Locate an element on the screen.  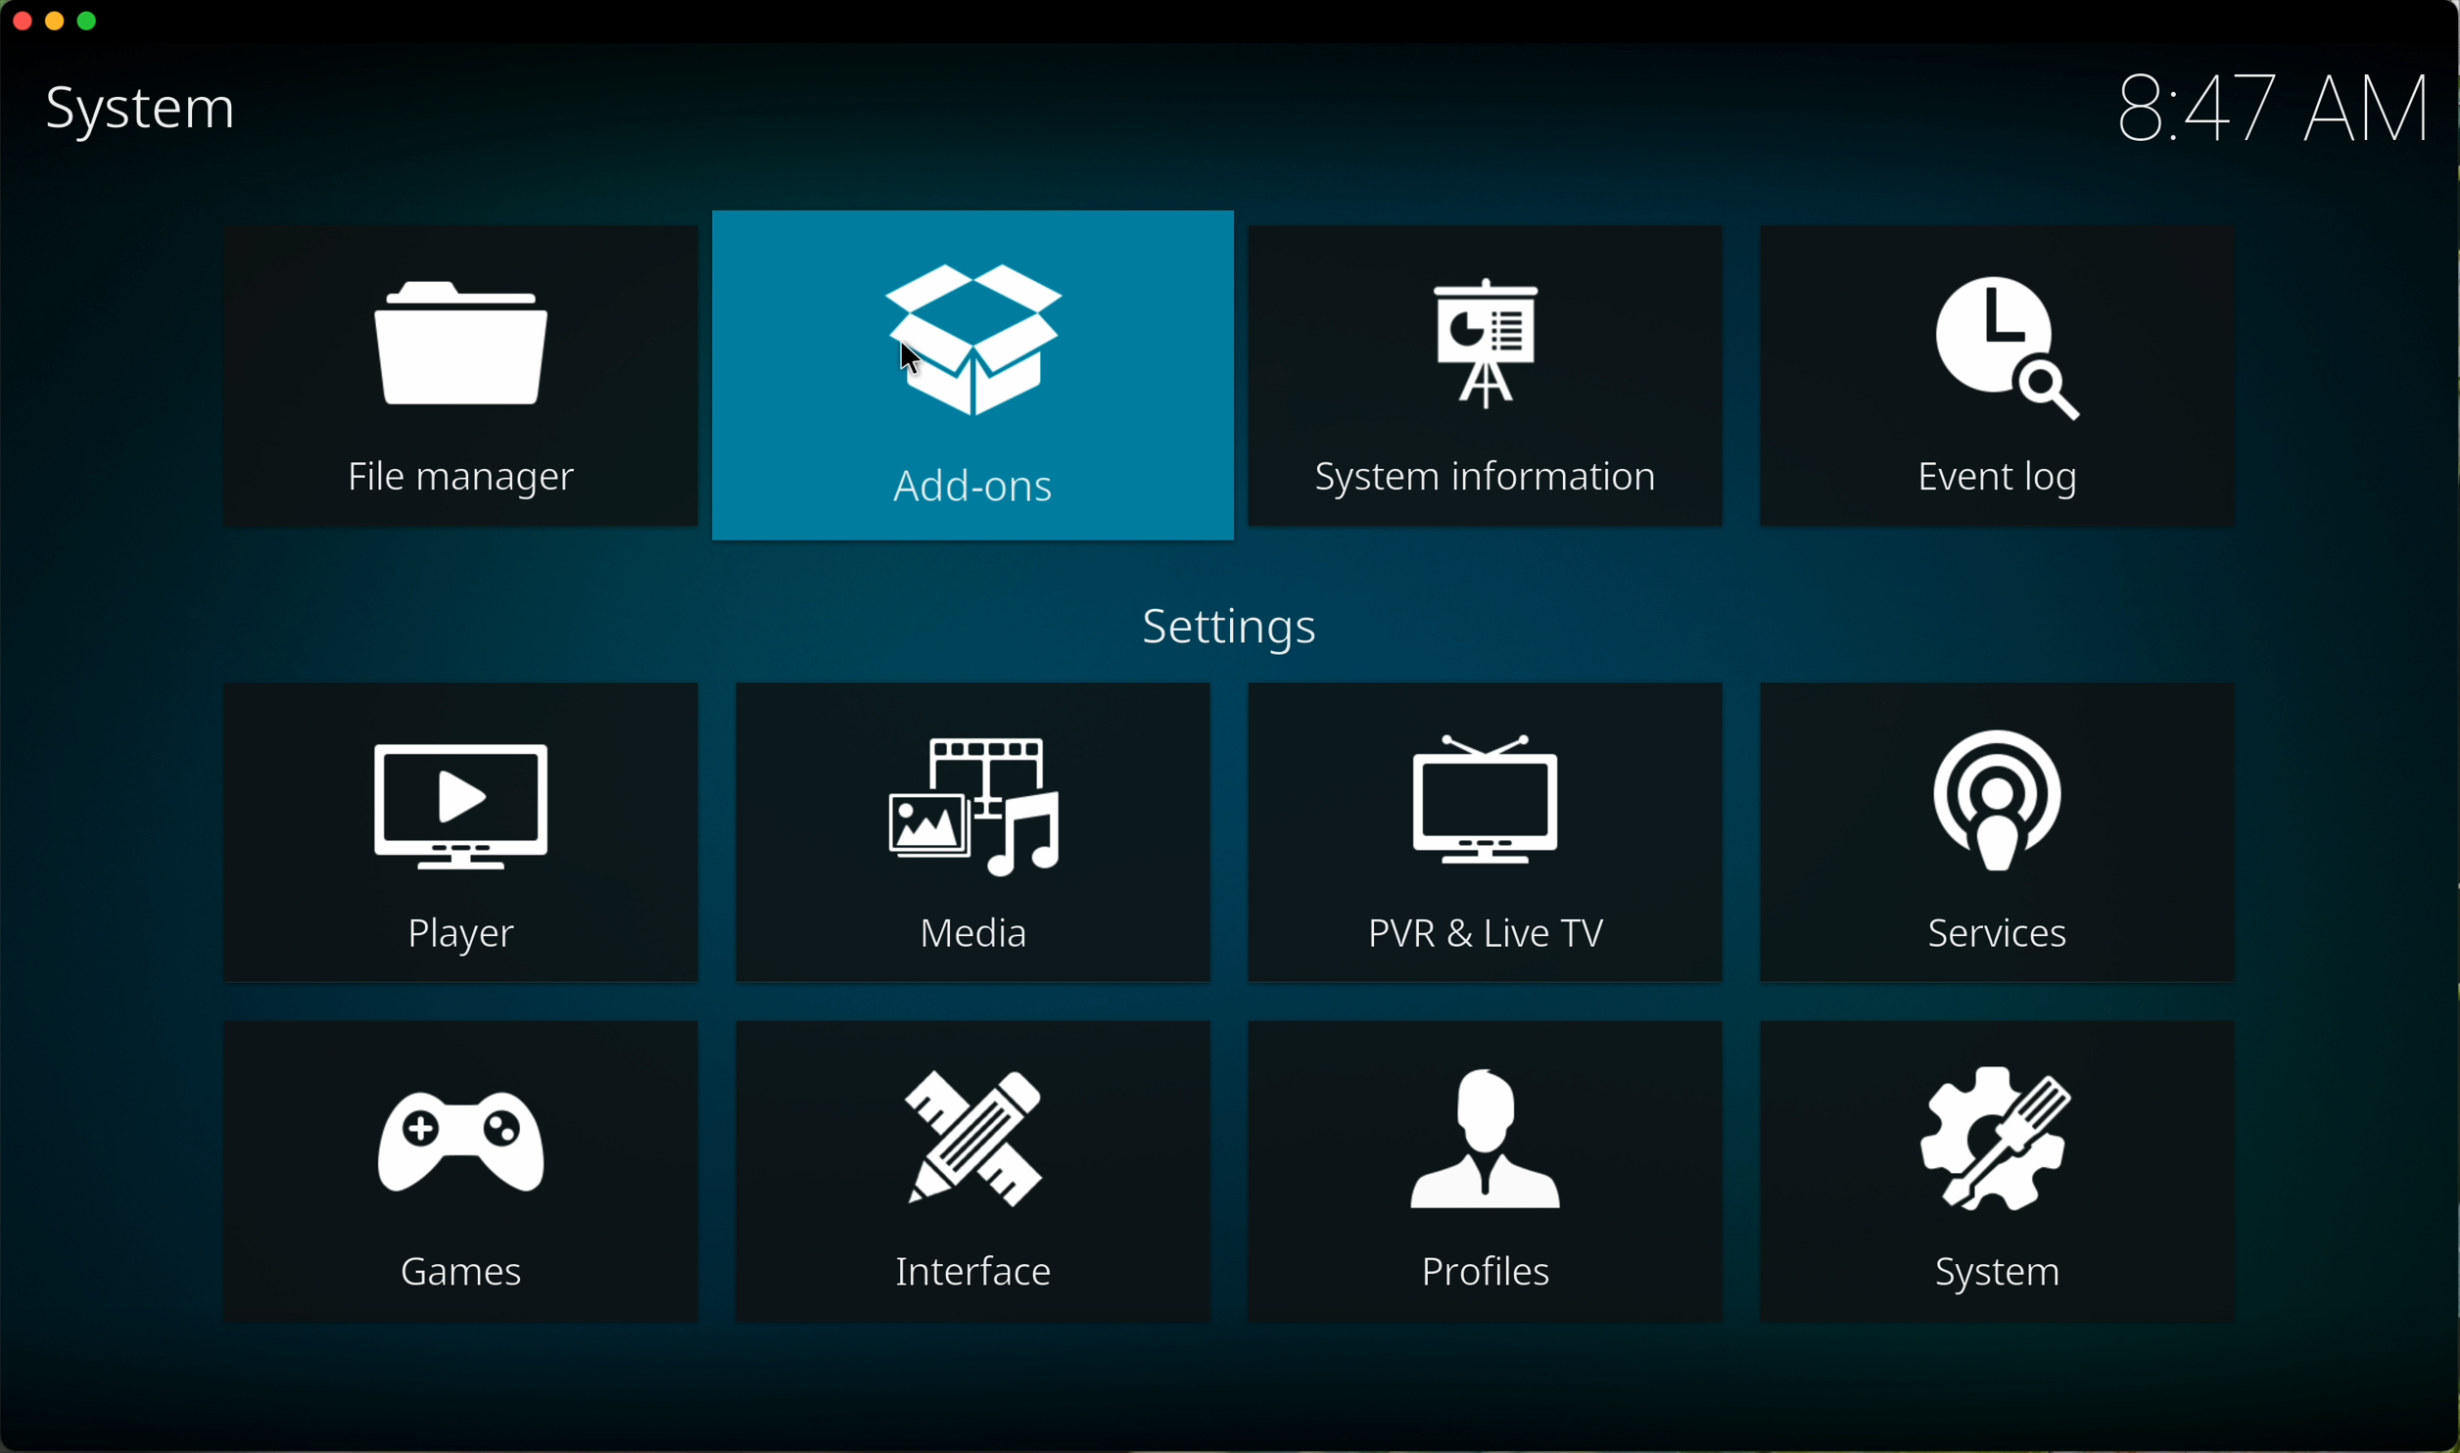
click on add-ons is located at coordinates (967, 376).